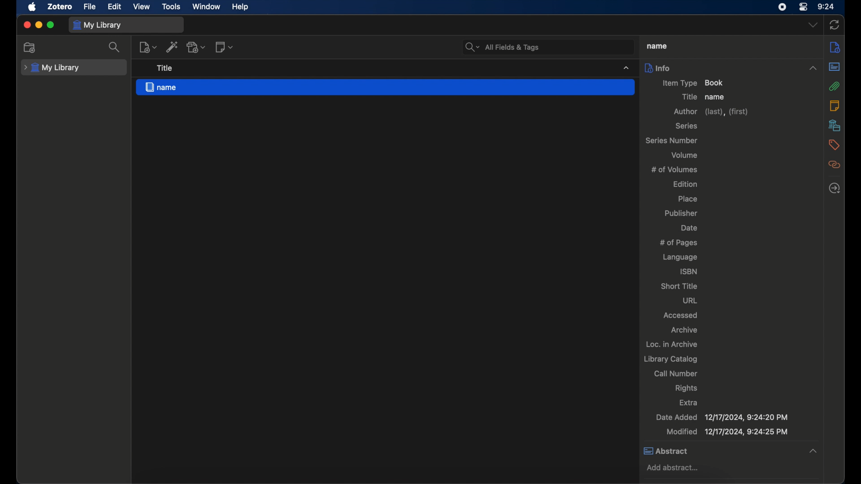  I want to click on add items, so click(172, 47).